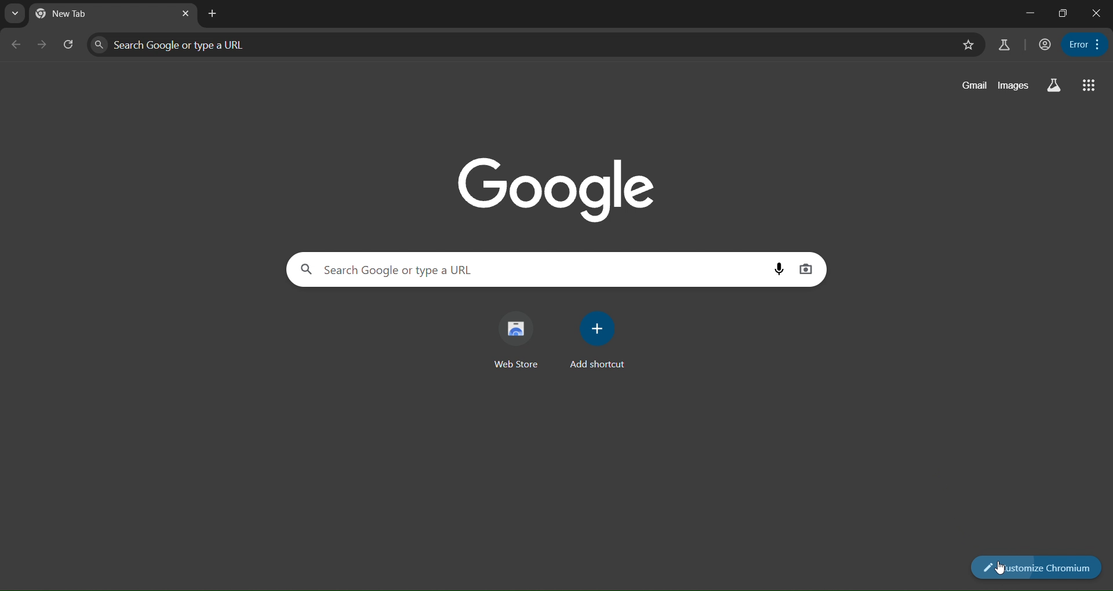  I want to click on images, so click(1014, 86).